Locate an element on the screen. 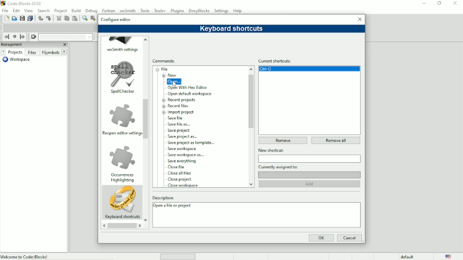  Vertical scrollbar is located at coordinates (251, 101).